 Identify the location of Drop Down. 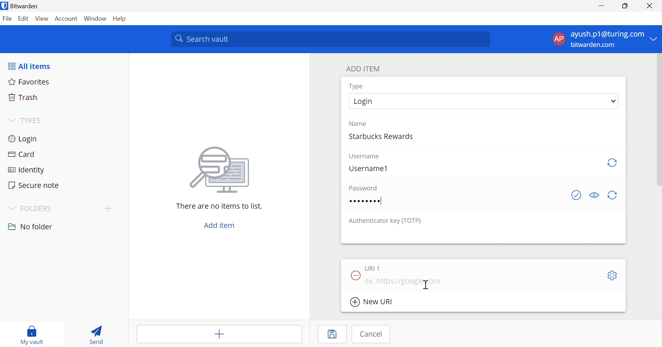
(108, 208).